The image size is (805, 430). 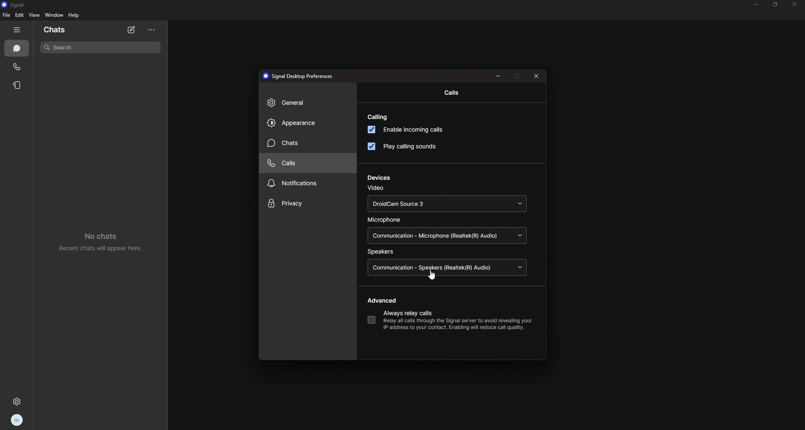 I want to click on view, so click(x=35, y=15).